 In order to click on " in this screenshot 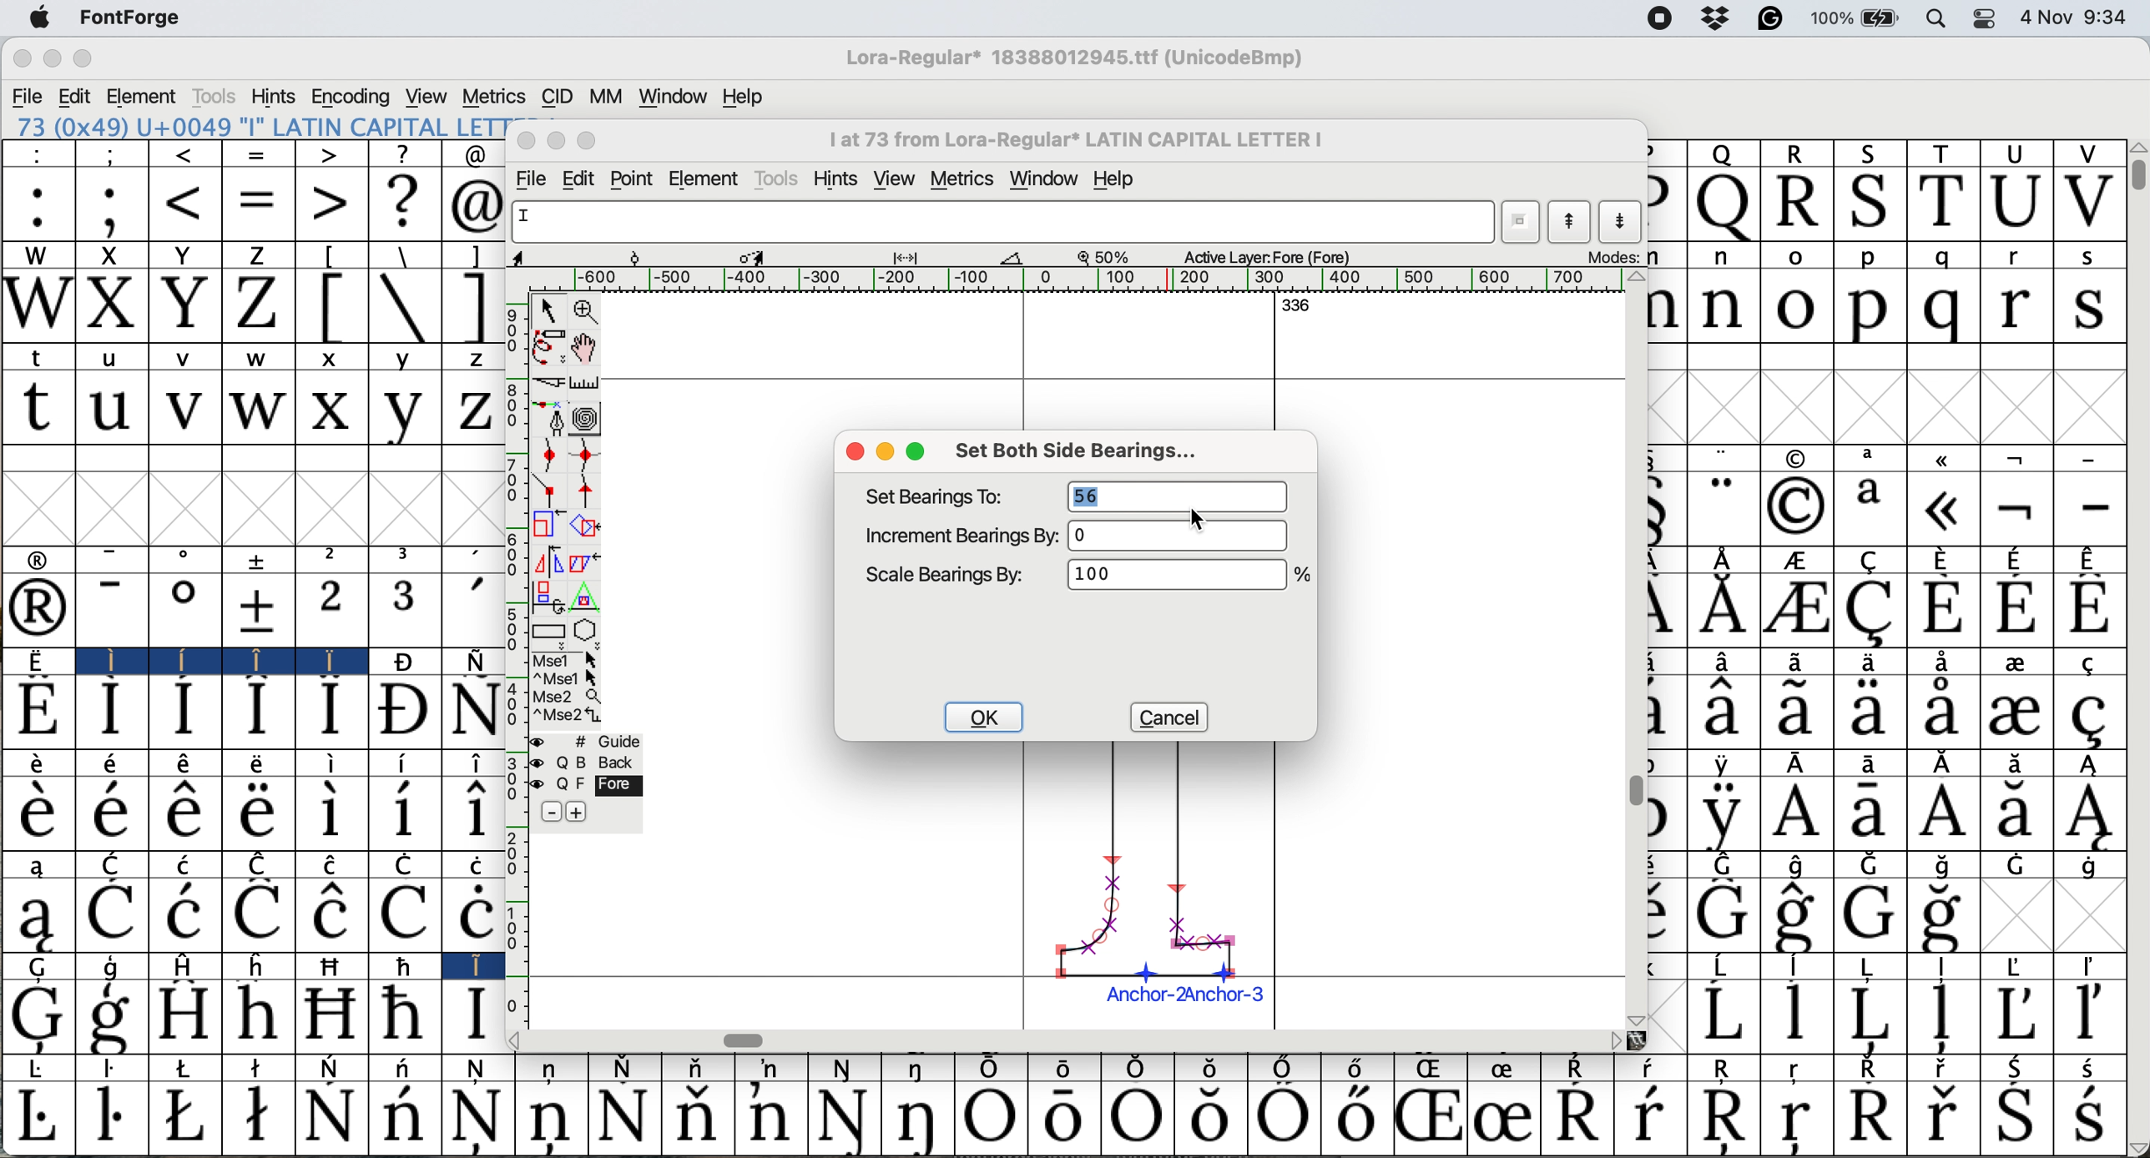, I will do `click(1726, 456)`.